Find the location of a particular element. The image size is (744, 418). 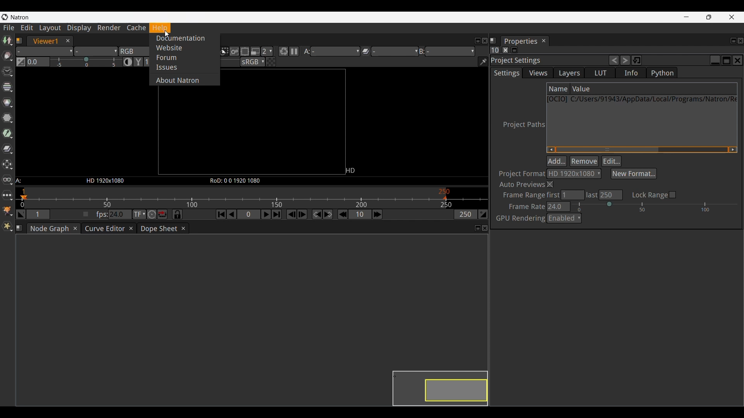

Set the playback out point at the current frame is located at coordinates (483, 214).